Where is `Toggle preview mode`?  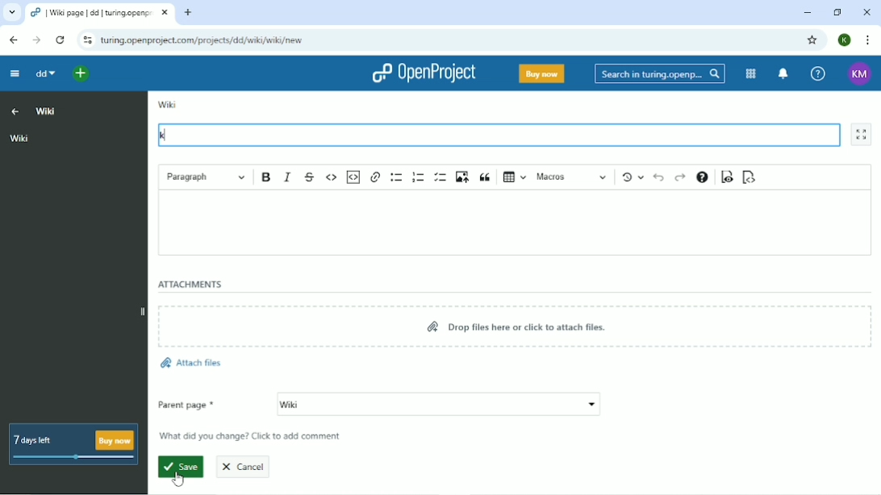
Toggle preview mode is located at coordinates (725, 177).